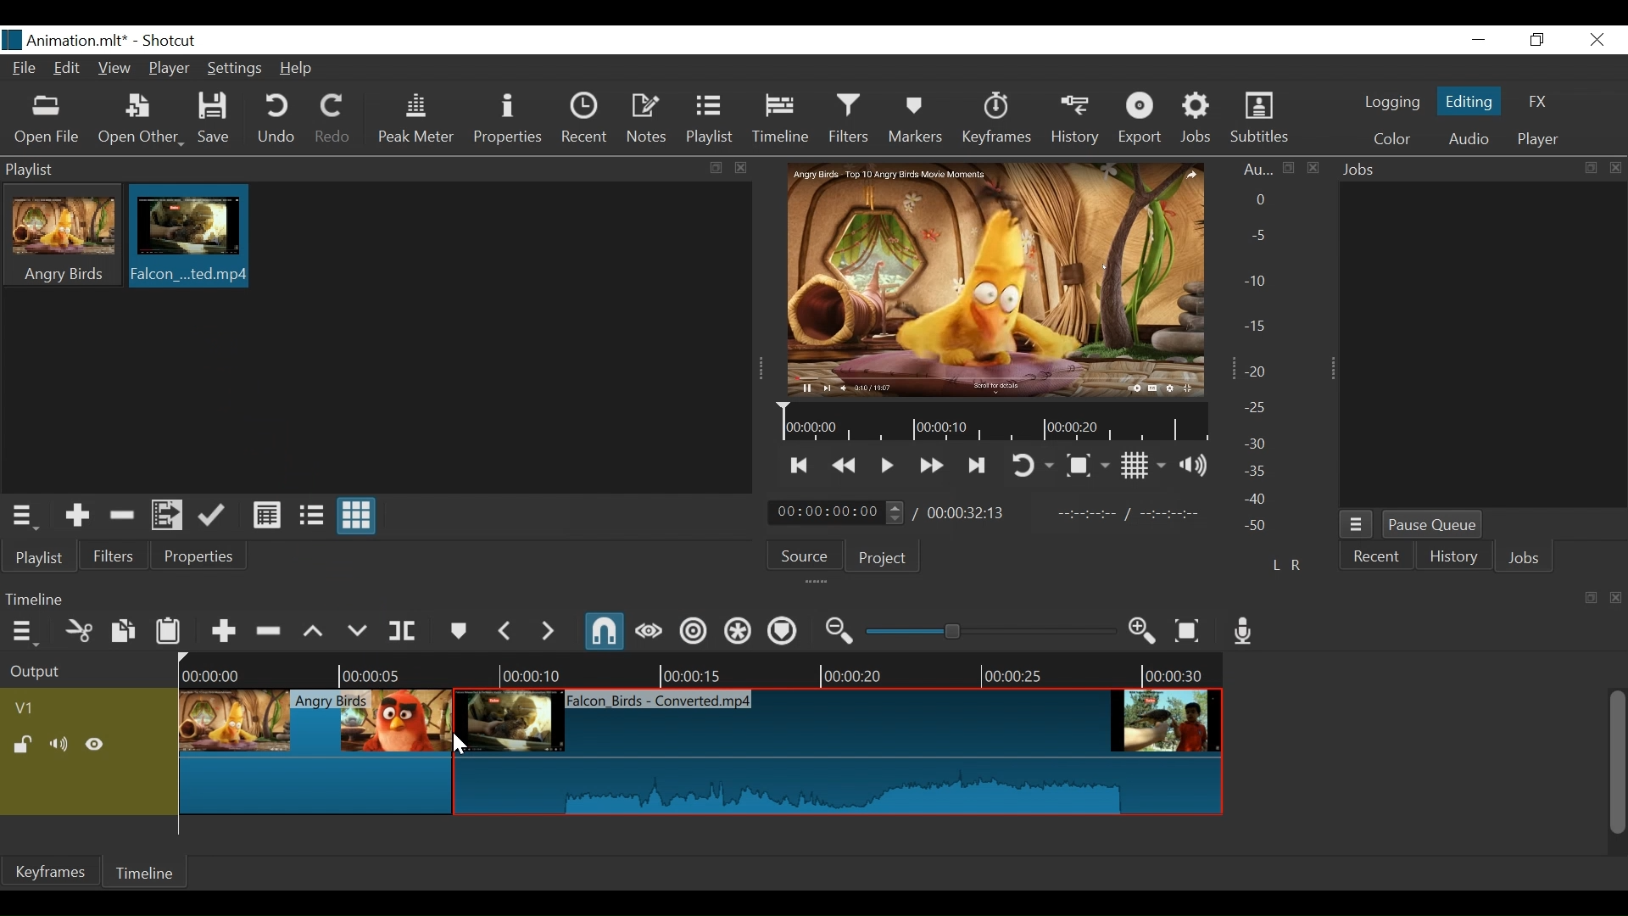  I want to click on Settings, so click(233, 67).